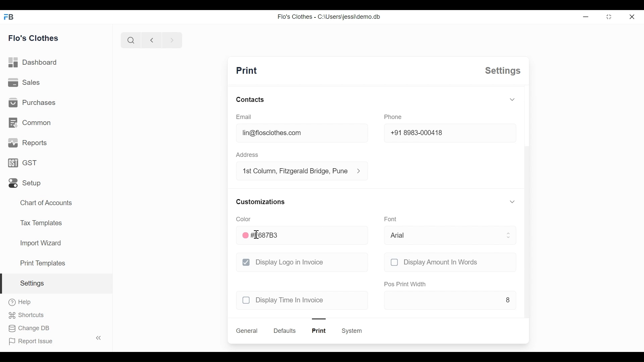 This screenshot has width=644, height=362. Describe the element at coordinates (31, 342) in the screenshot. I see `report issue` at that location.